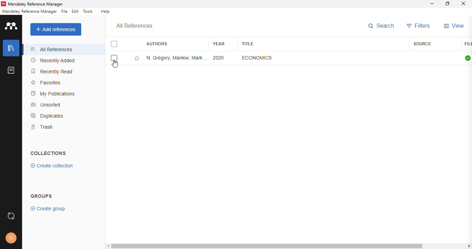 Image resolution: width=472 pixels, height=249 pixels. What do you see at coordinates (3, 4) in the screenshot?
I see `logo` at bounding box center [3, 4].